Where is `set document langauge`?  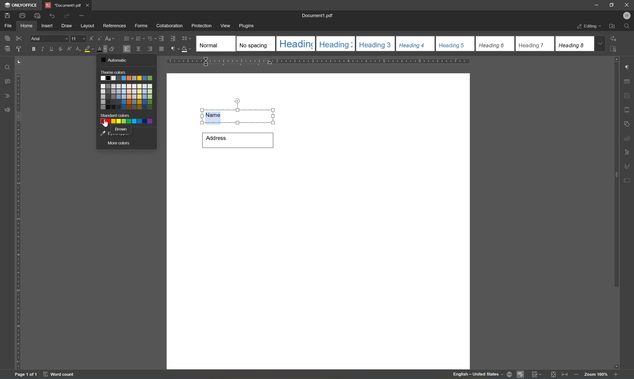
set document langauge is located at coordinates (510, 375).